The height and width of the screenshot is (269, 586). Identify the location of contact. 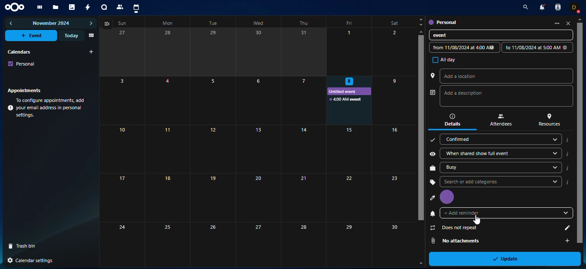
(557, 7).